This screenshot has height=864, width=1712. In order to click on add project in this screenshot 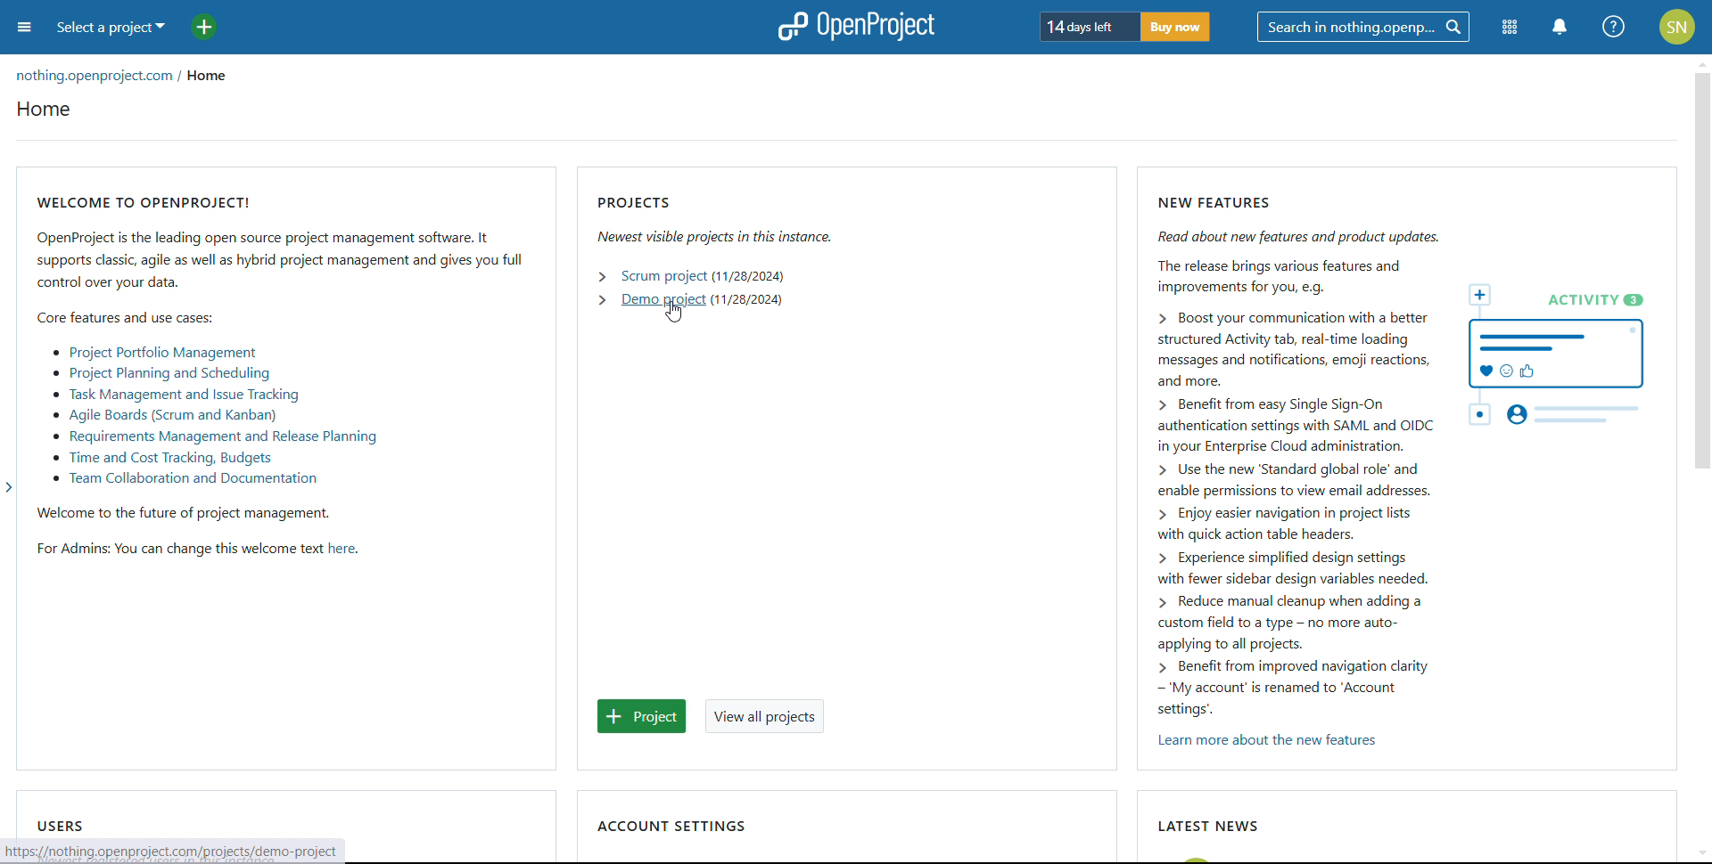, I will do `click(204, 27)`.